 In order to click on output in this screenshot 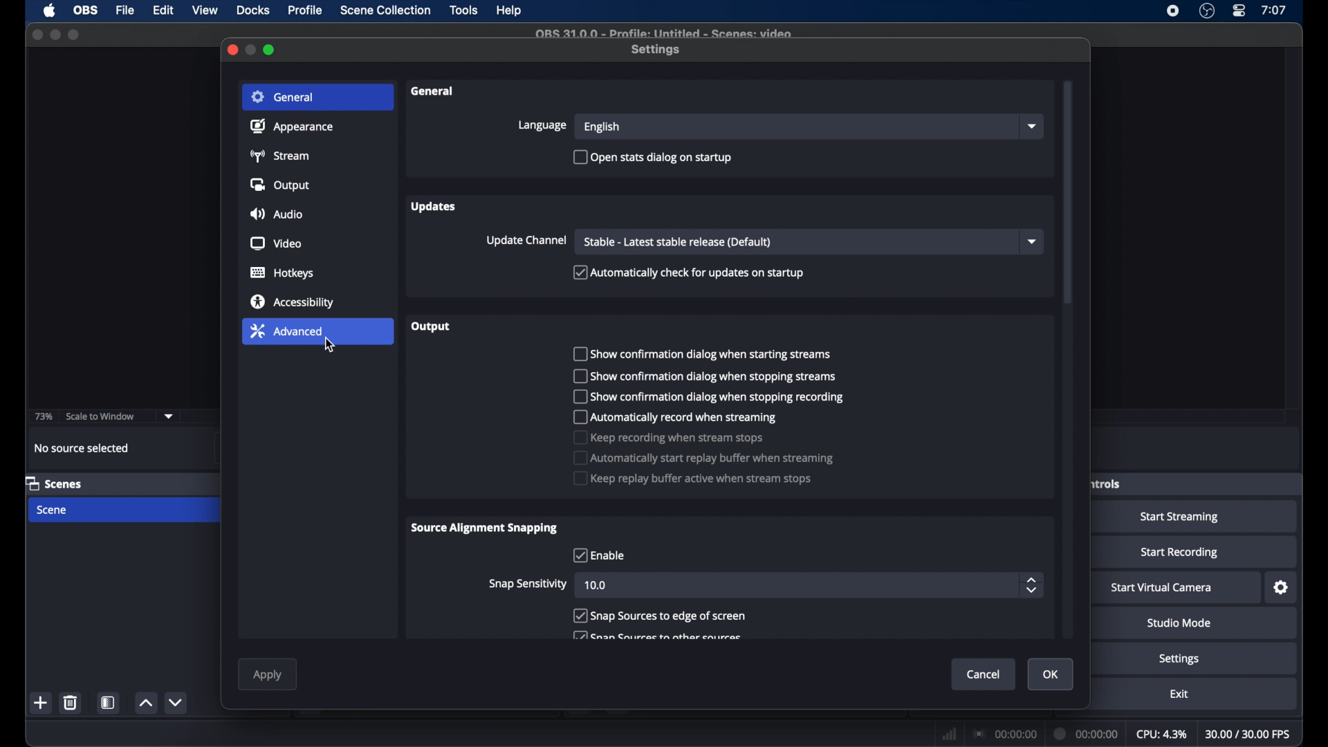, I will do `click(283, 185)`.